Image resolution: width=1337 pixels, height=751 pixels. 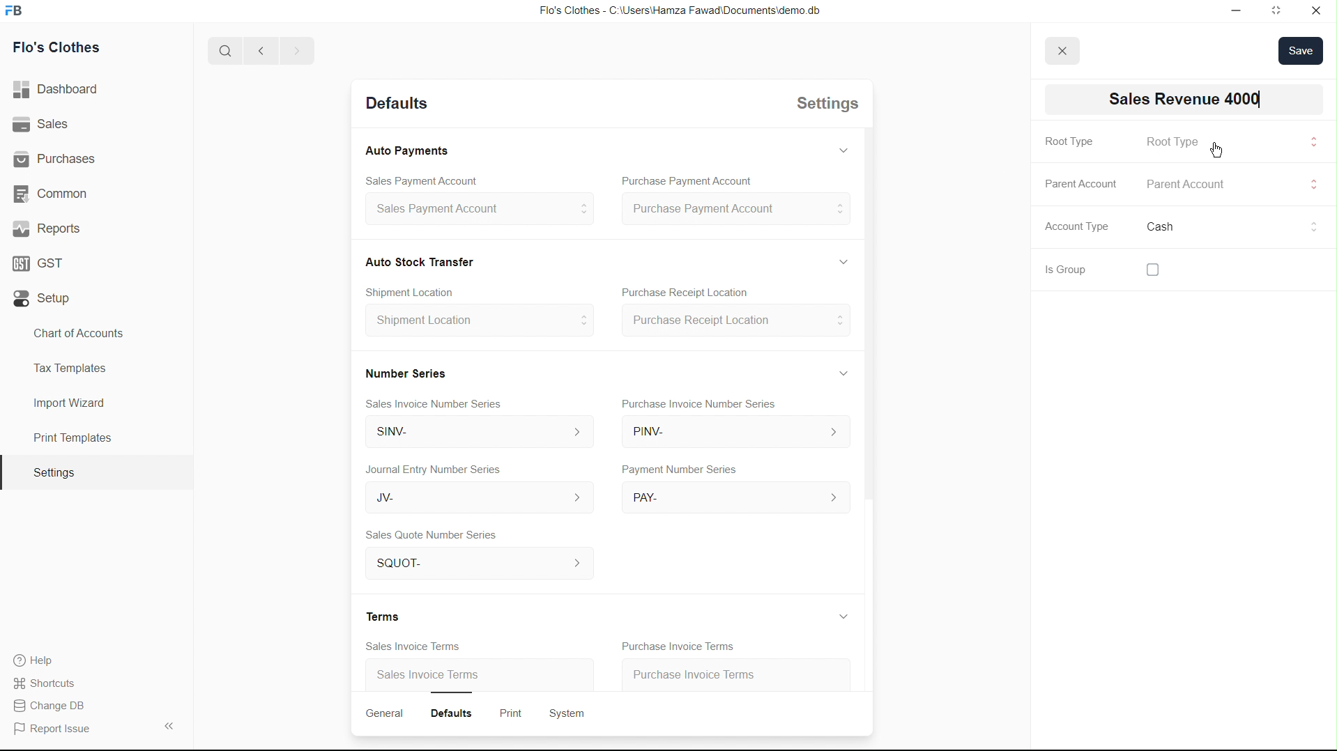 I want to click on GST, so click(x=43, y=260).